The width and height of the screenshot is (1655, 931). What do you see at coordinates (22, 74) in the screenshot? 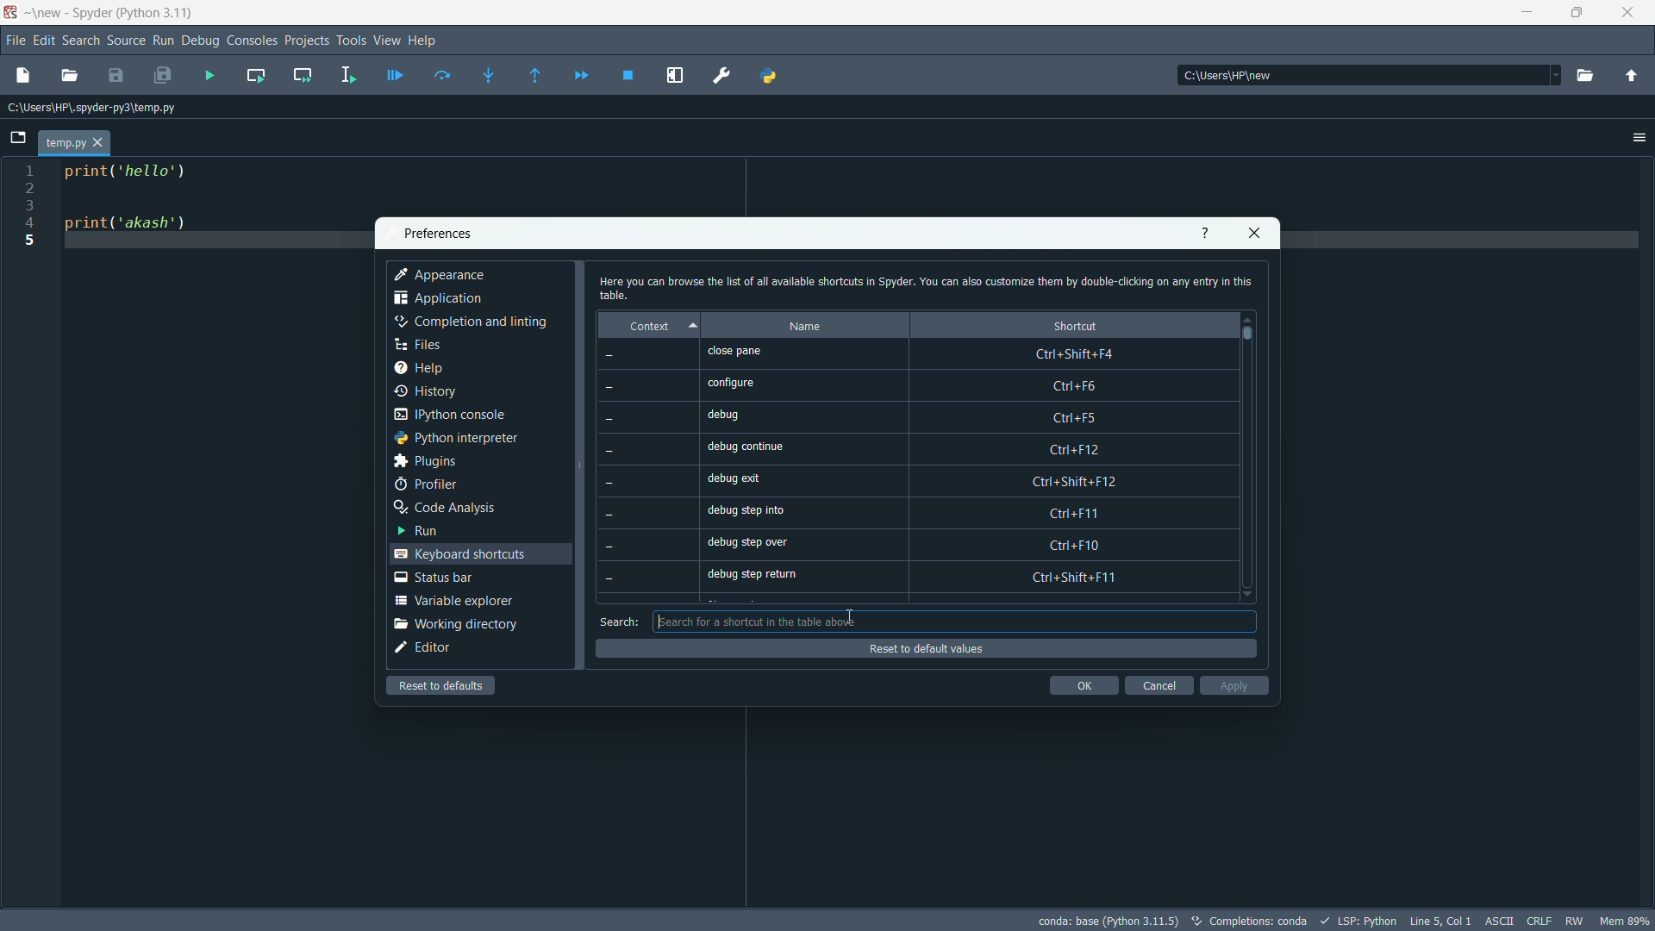
I see `new file` at bounding box center [22, 74].